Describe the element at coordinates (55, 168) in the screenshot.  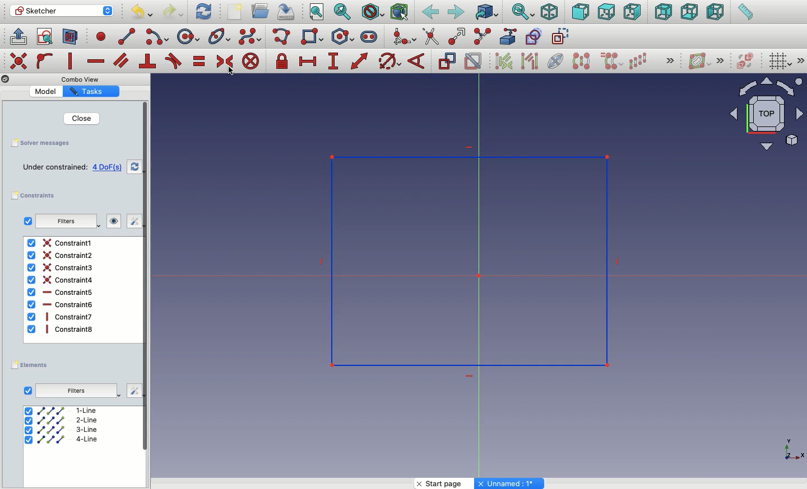
I see `Under constrained:` at that location.